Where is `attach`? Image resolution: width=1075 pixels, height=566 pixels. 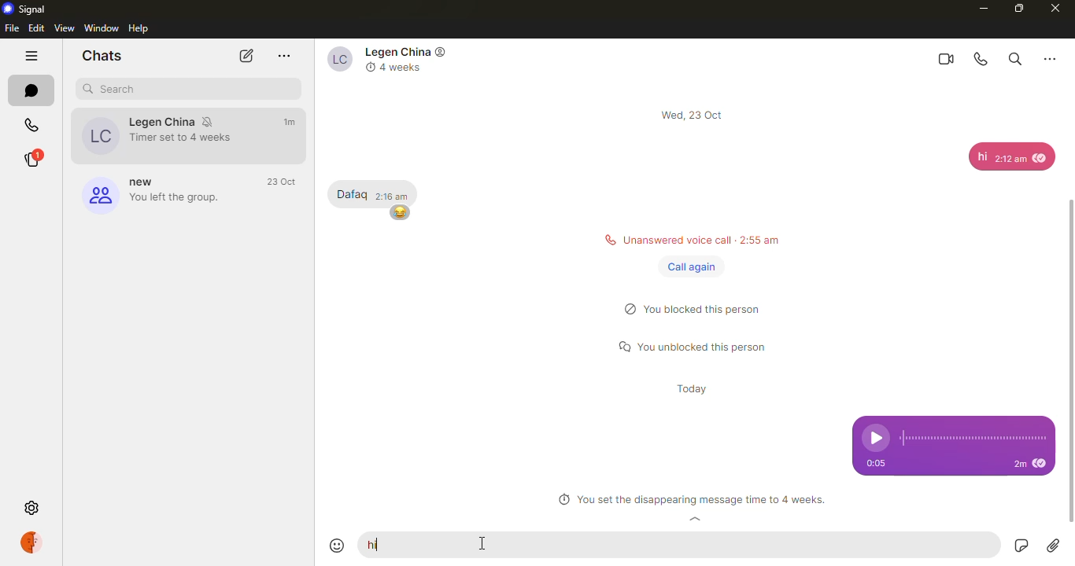 attach is located at coordinates (1053, 546).